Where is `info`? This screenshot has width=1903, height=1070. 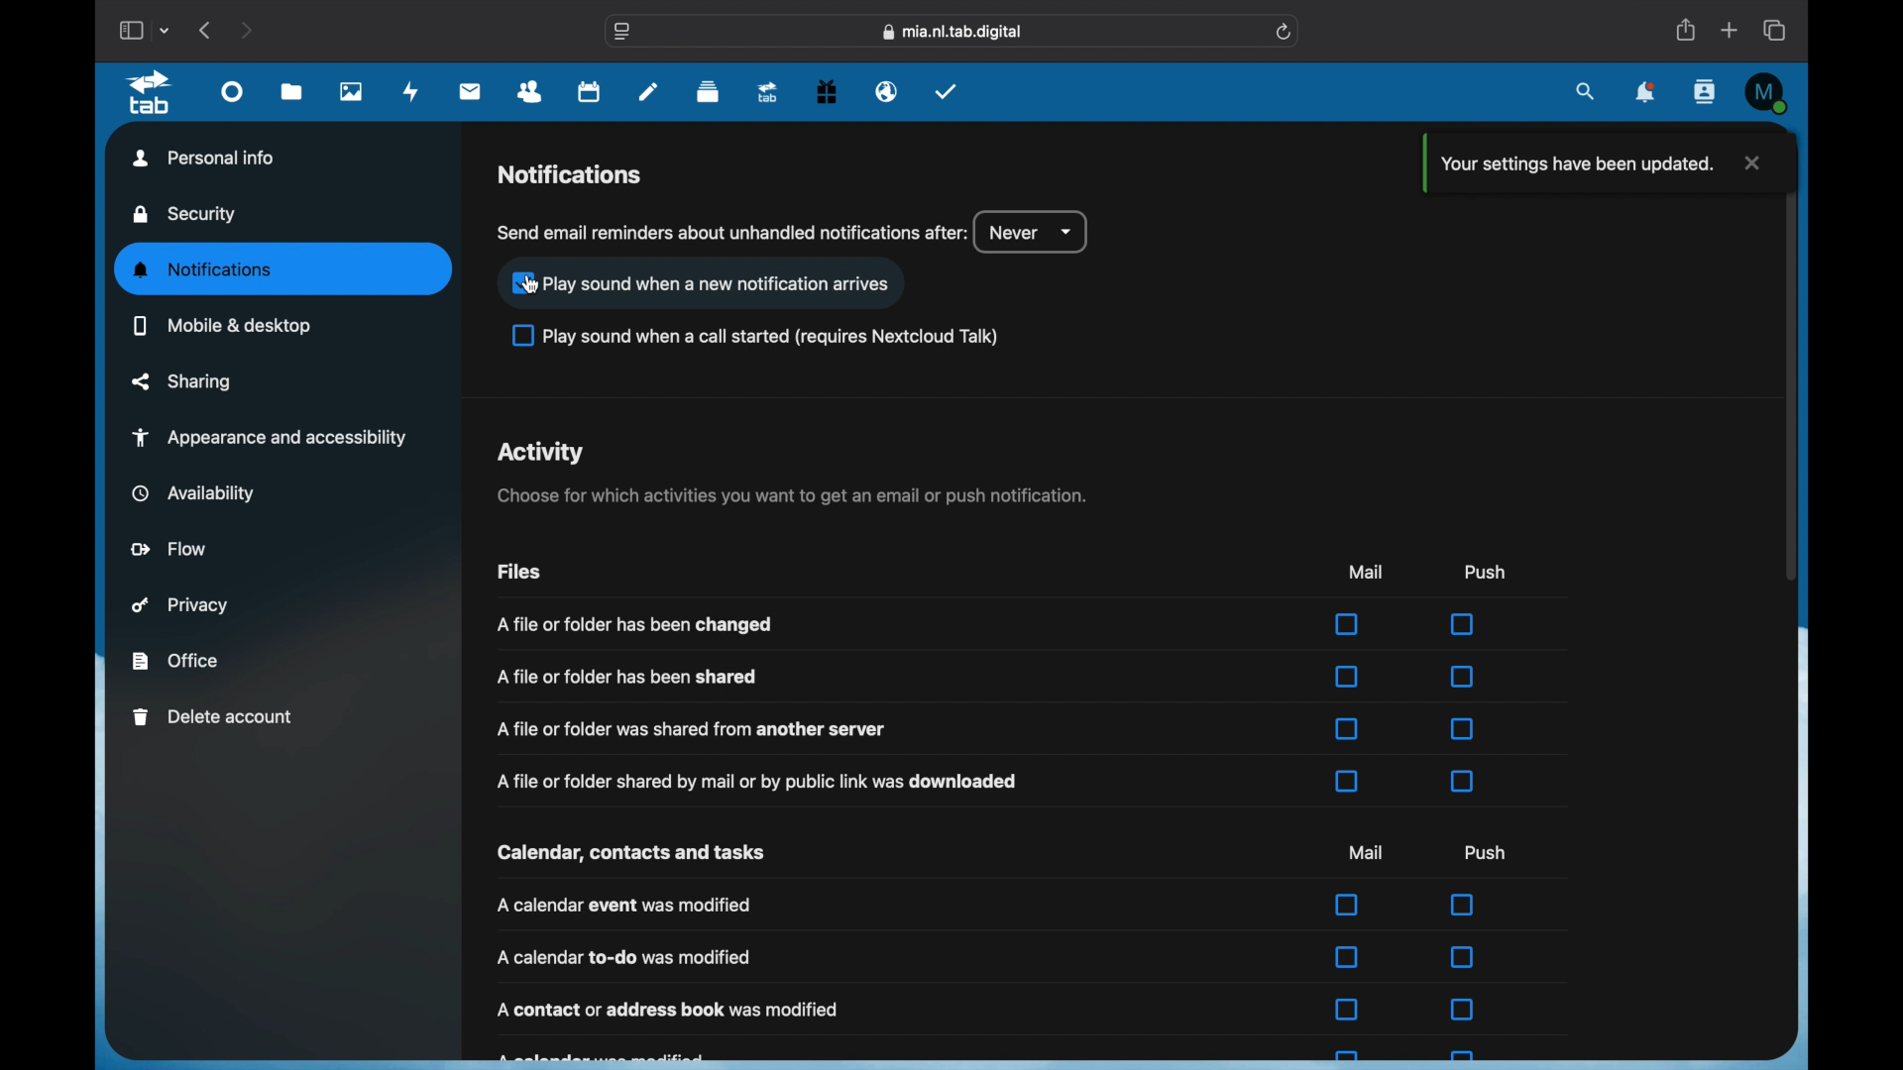 info is located at coordinates (759, 782).